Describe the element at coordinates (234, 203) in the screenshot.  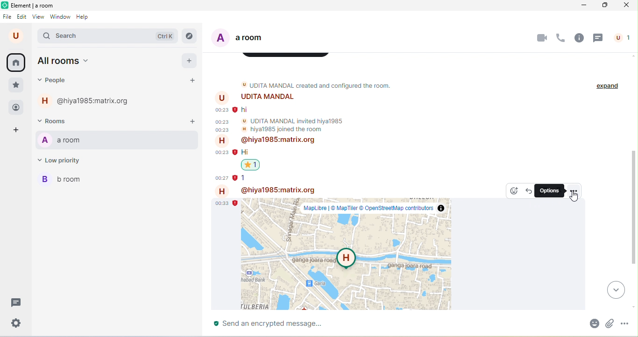
I see `error message` at that location.